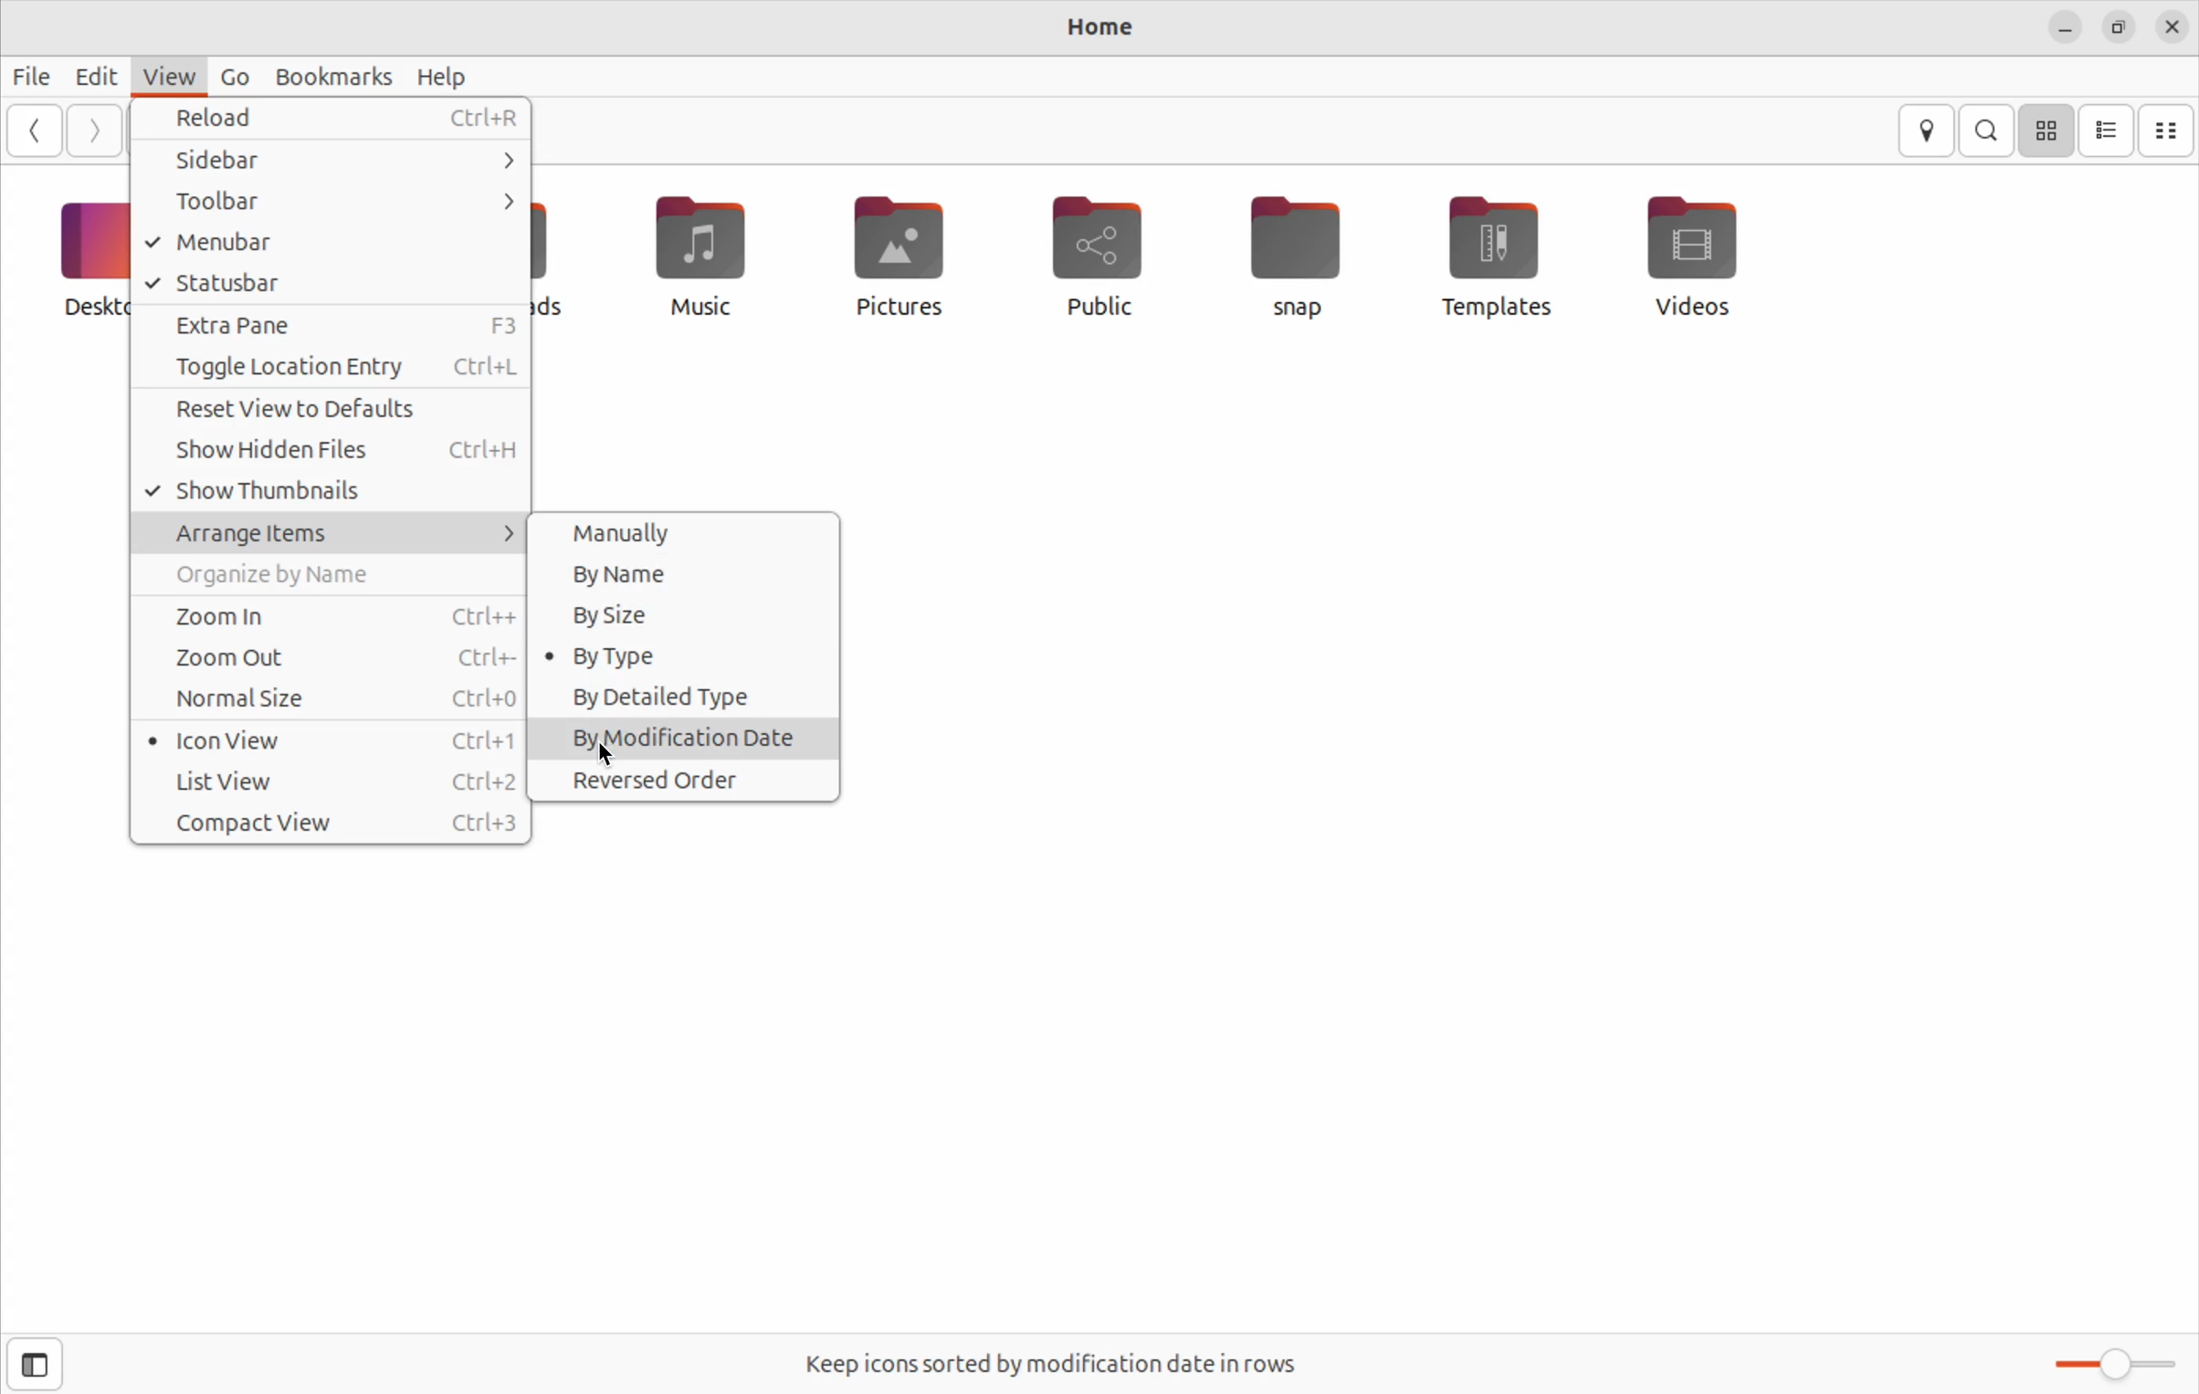 The width and height of the screenshot is (2199, 1394). I want to click on show hidden files, so click(334, 450).